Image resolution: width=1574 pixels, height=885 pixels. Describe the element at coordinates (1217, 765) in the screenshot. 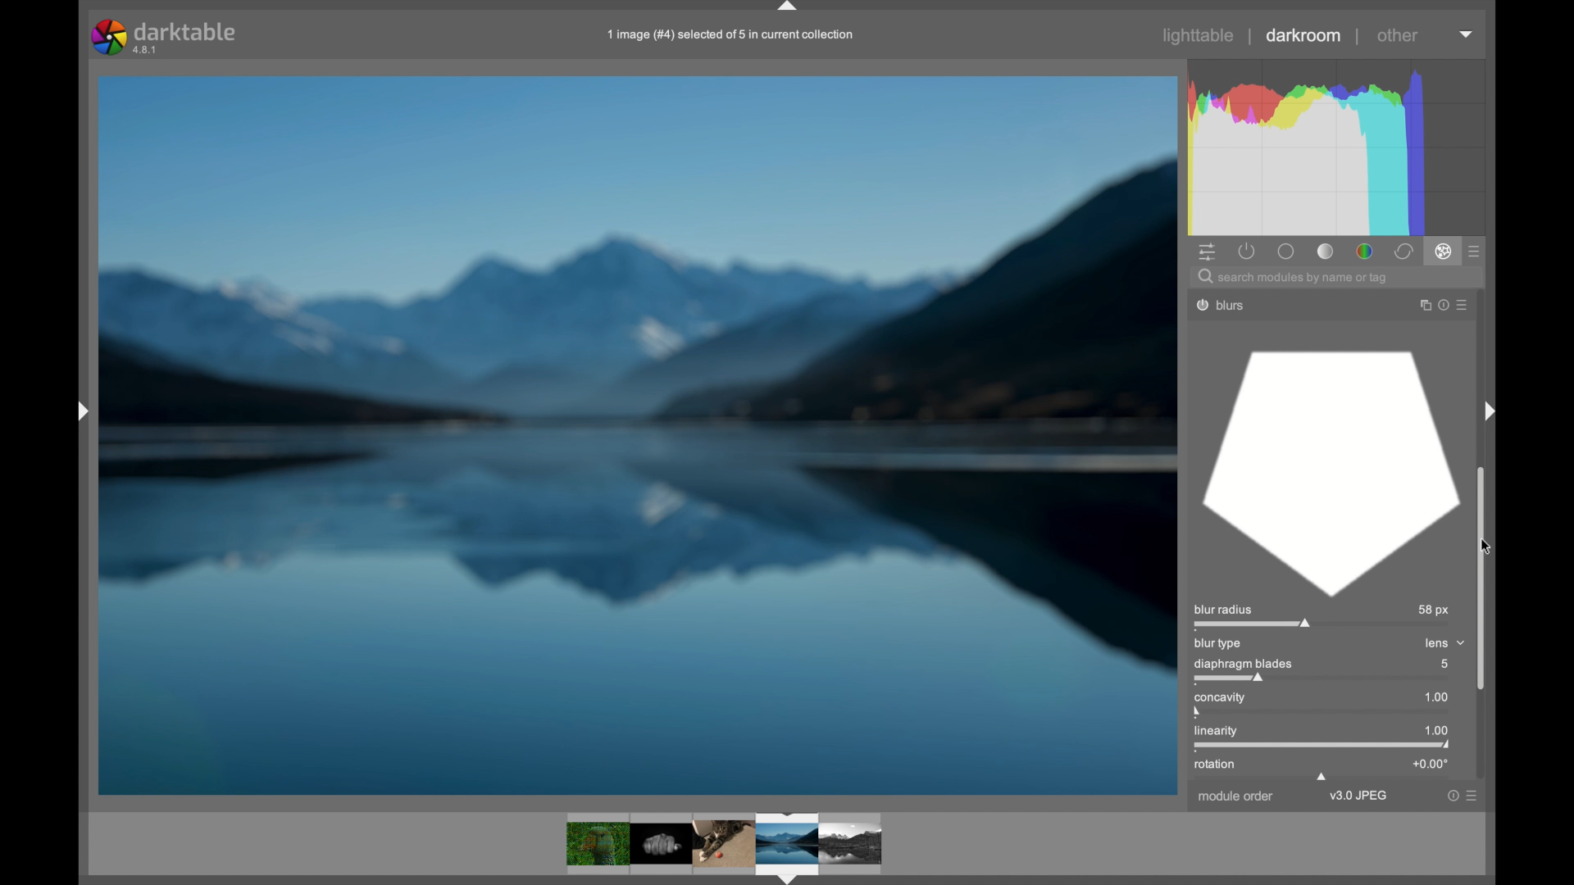

I see `rotation` at that location.